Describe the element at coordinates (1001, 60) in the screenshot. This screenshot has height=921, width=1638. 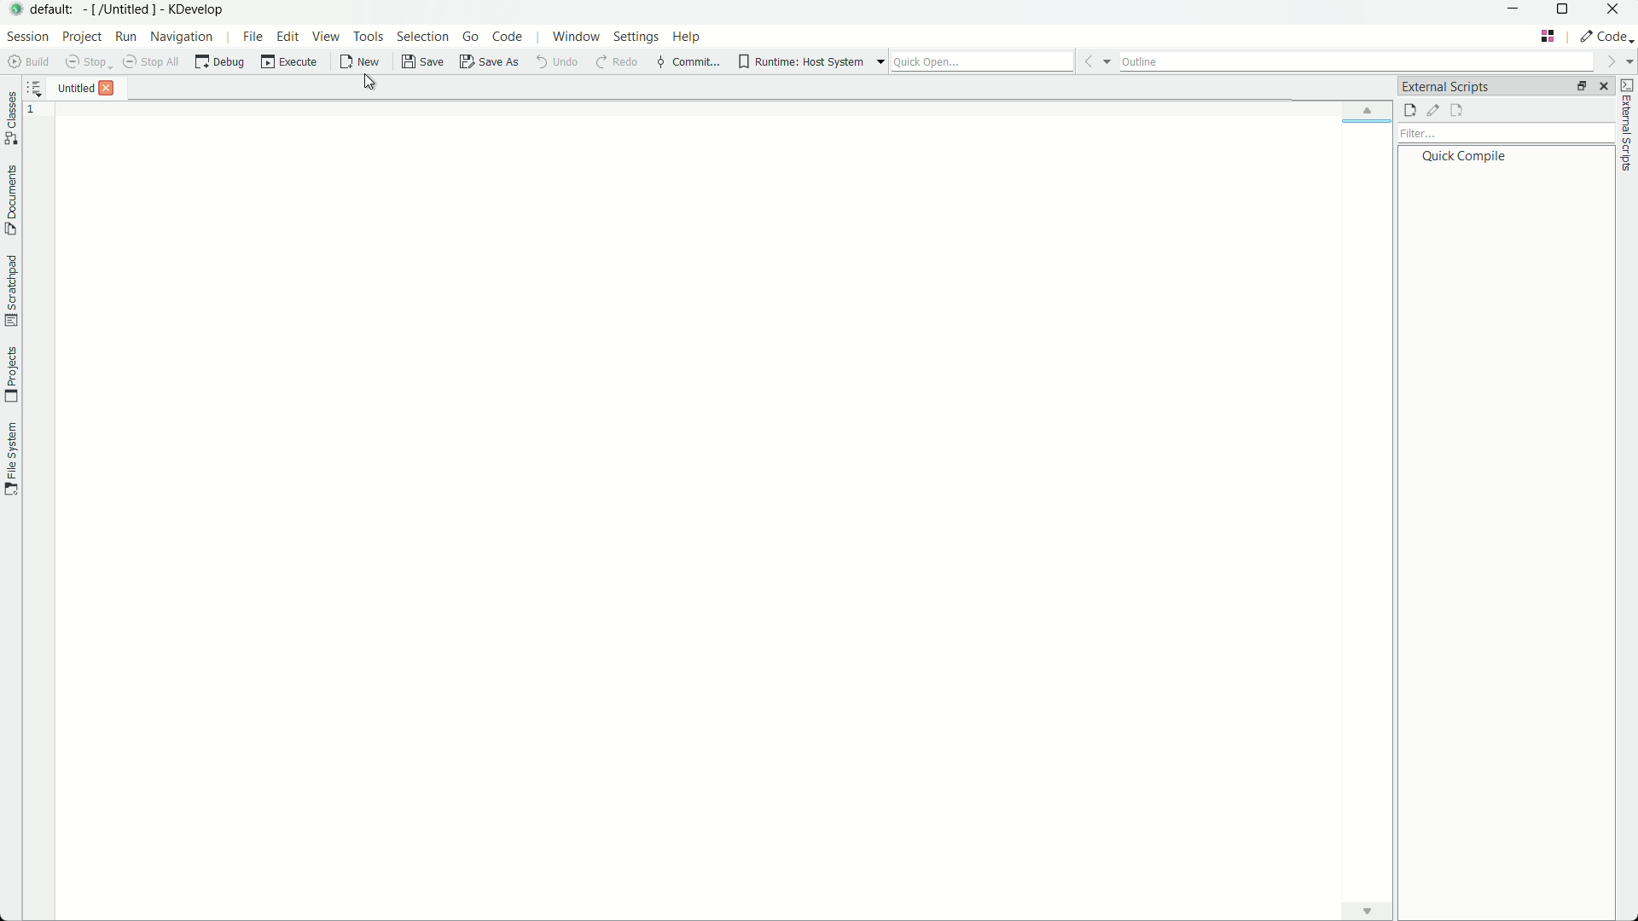
I see `quick open` at that location.